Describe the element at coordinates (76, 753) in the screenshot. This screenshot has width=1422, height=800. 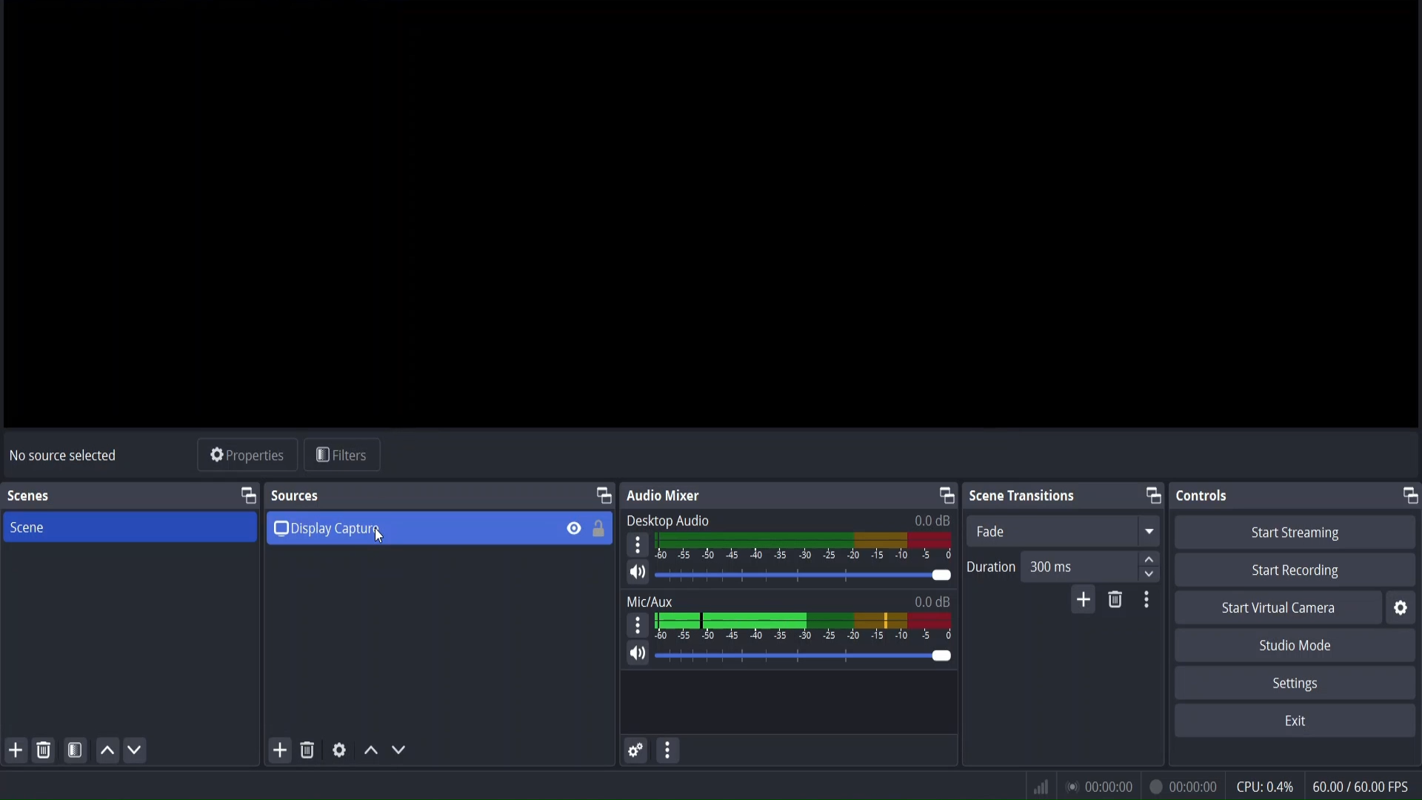
I see `open scene filter` at that location.